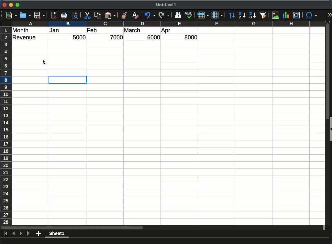 The image size is (332, 244). What do you see at coordinates (25, 37) in the screenshot?
I see `revenue ` at bounding box center [25, 37].